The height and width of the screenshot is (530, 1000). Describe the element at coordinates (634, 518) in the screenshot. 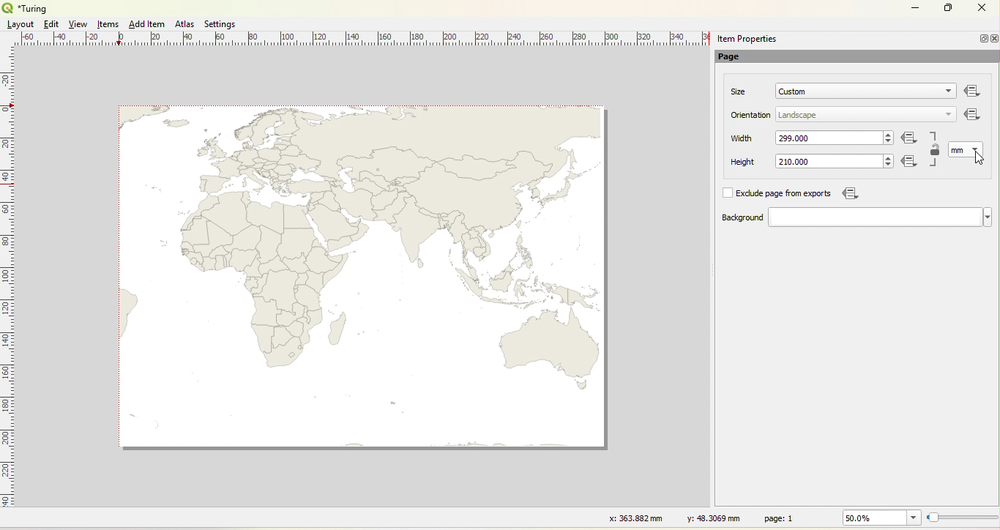

I see `x: 363.882 mm` at that location.